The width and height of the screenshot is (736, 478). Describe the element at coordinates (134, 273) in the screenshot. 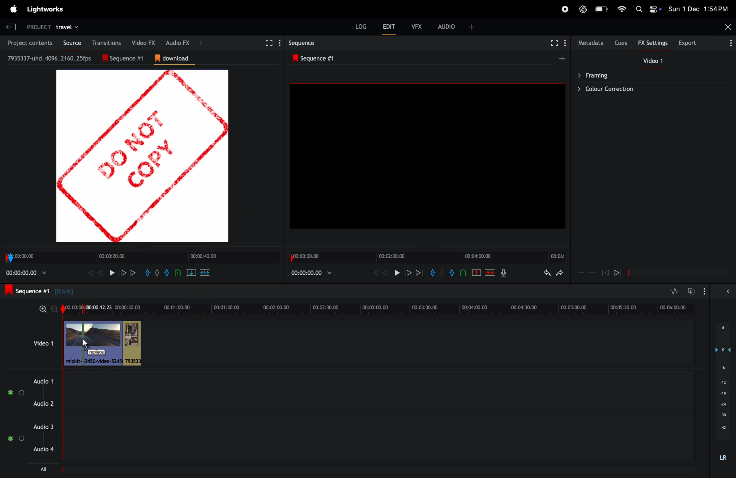

I see `next frame` at that location.